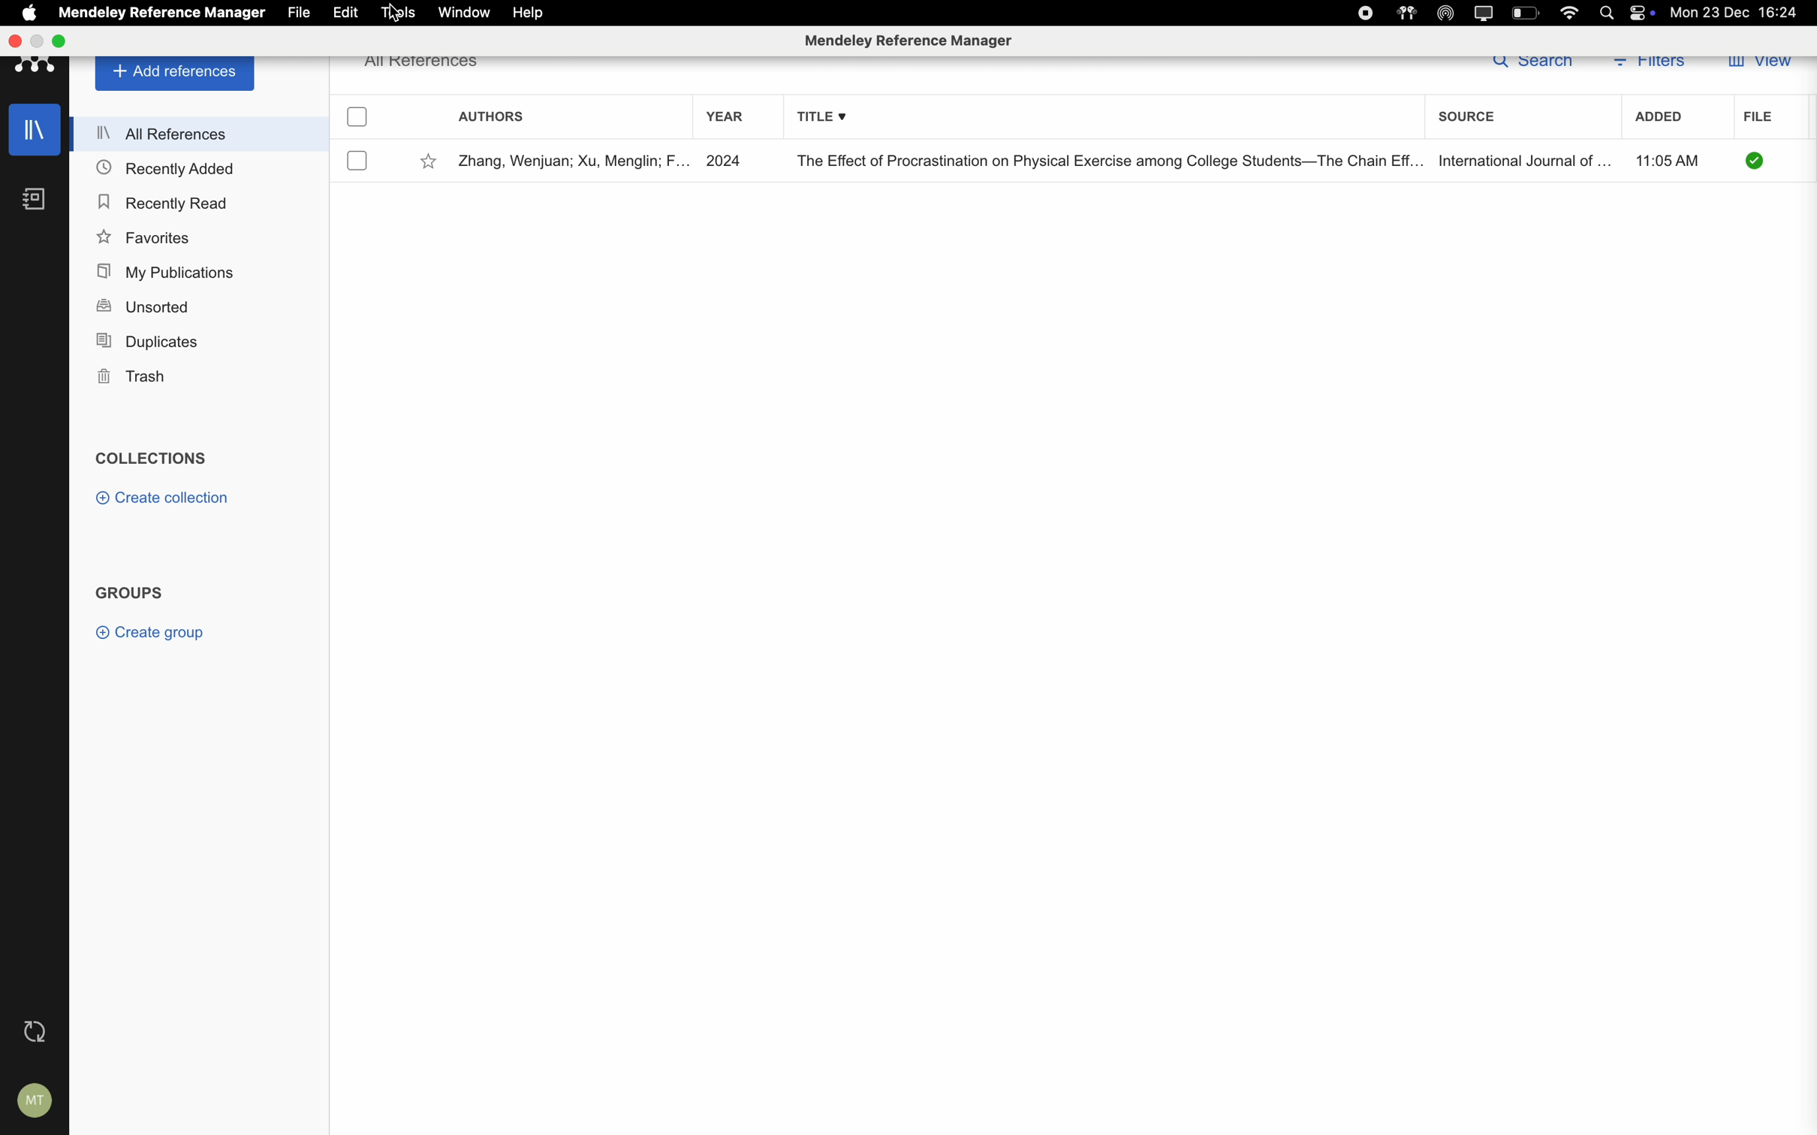 The height and width of the screenshot is (1135, 1817). Describe the element at coordinates (168, 269) in the screenshot. I see `my publications` at that location.